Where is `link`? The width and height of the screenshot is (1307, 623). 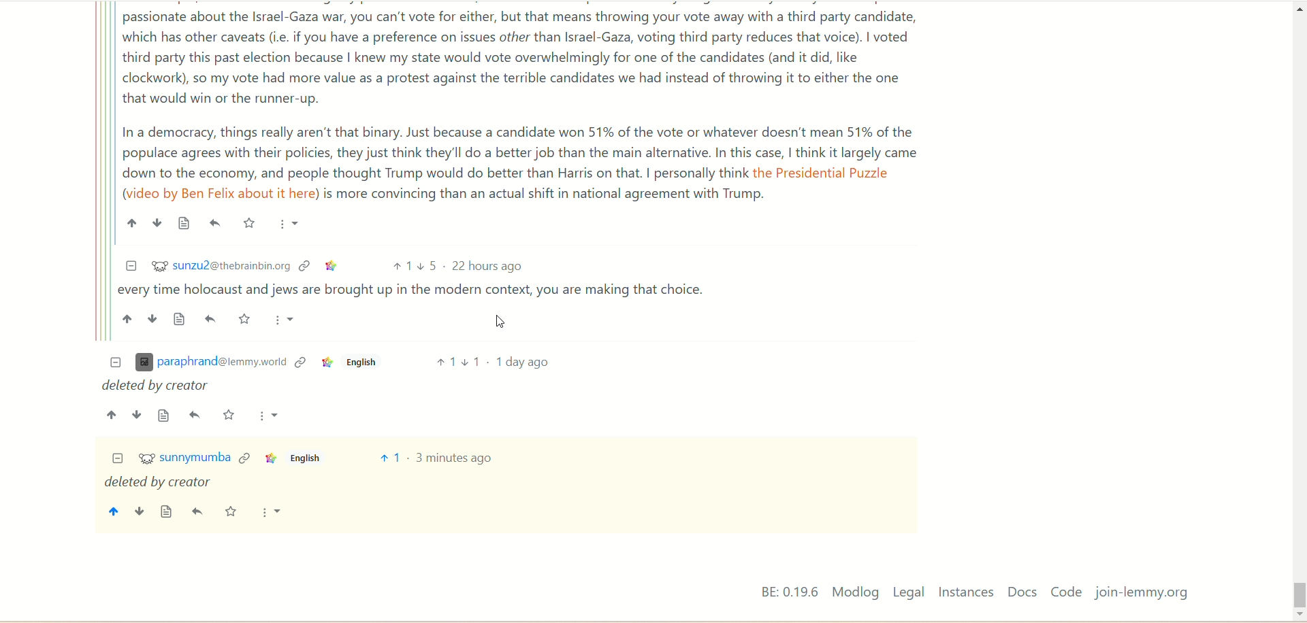 link is located at coordinates (244, 456).